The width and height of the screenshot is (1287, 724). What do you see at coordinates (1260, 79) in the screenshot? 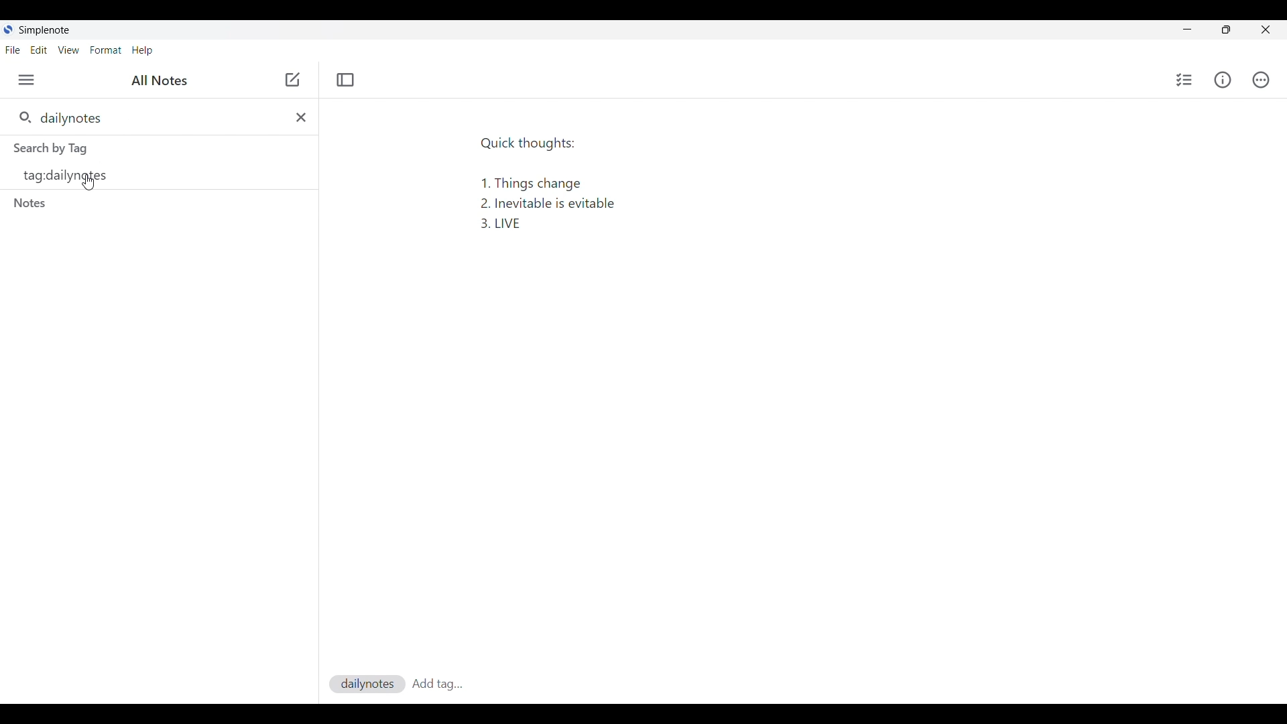
I see `Actions` at bounding box center [1260, 79].